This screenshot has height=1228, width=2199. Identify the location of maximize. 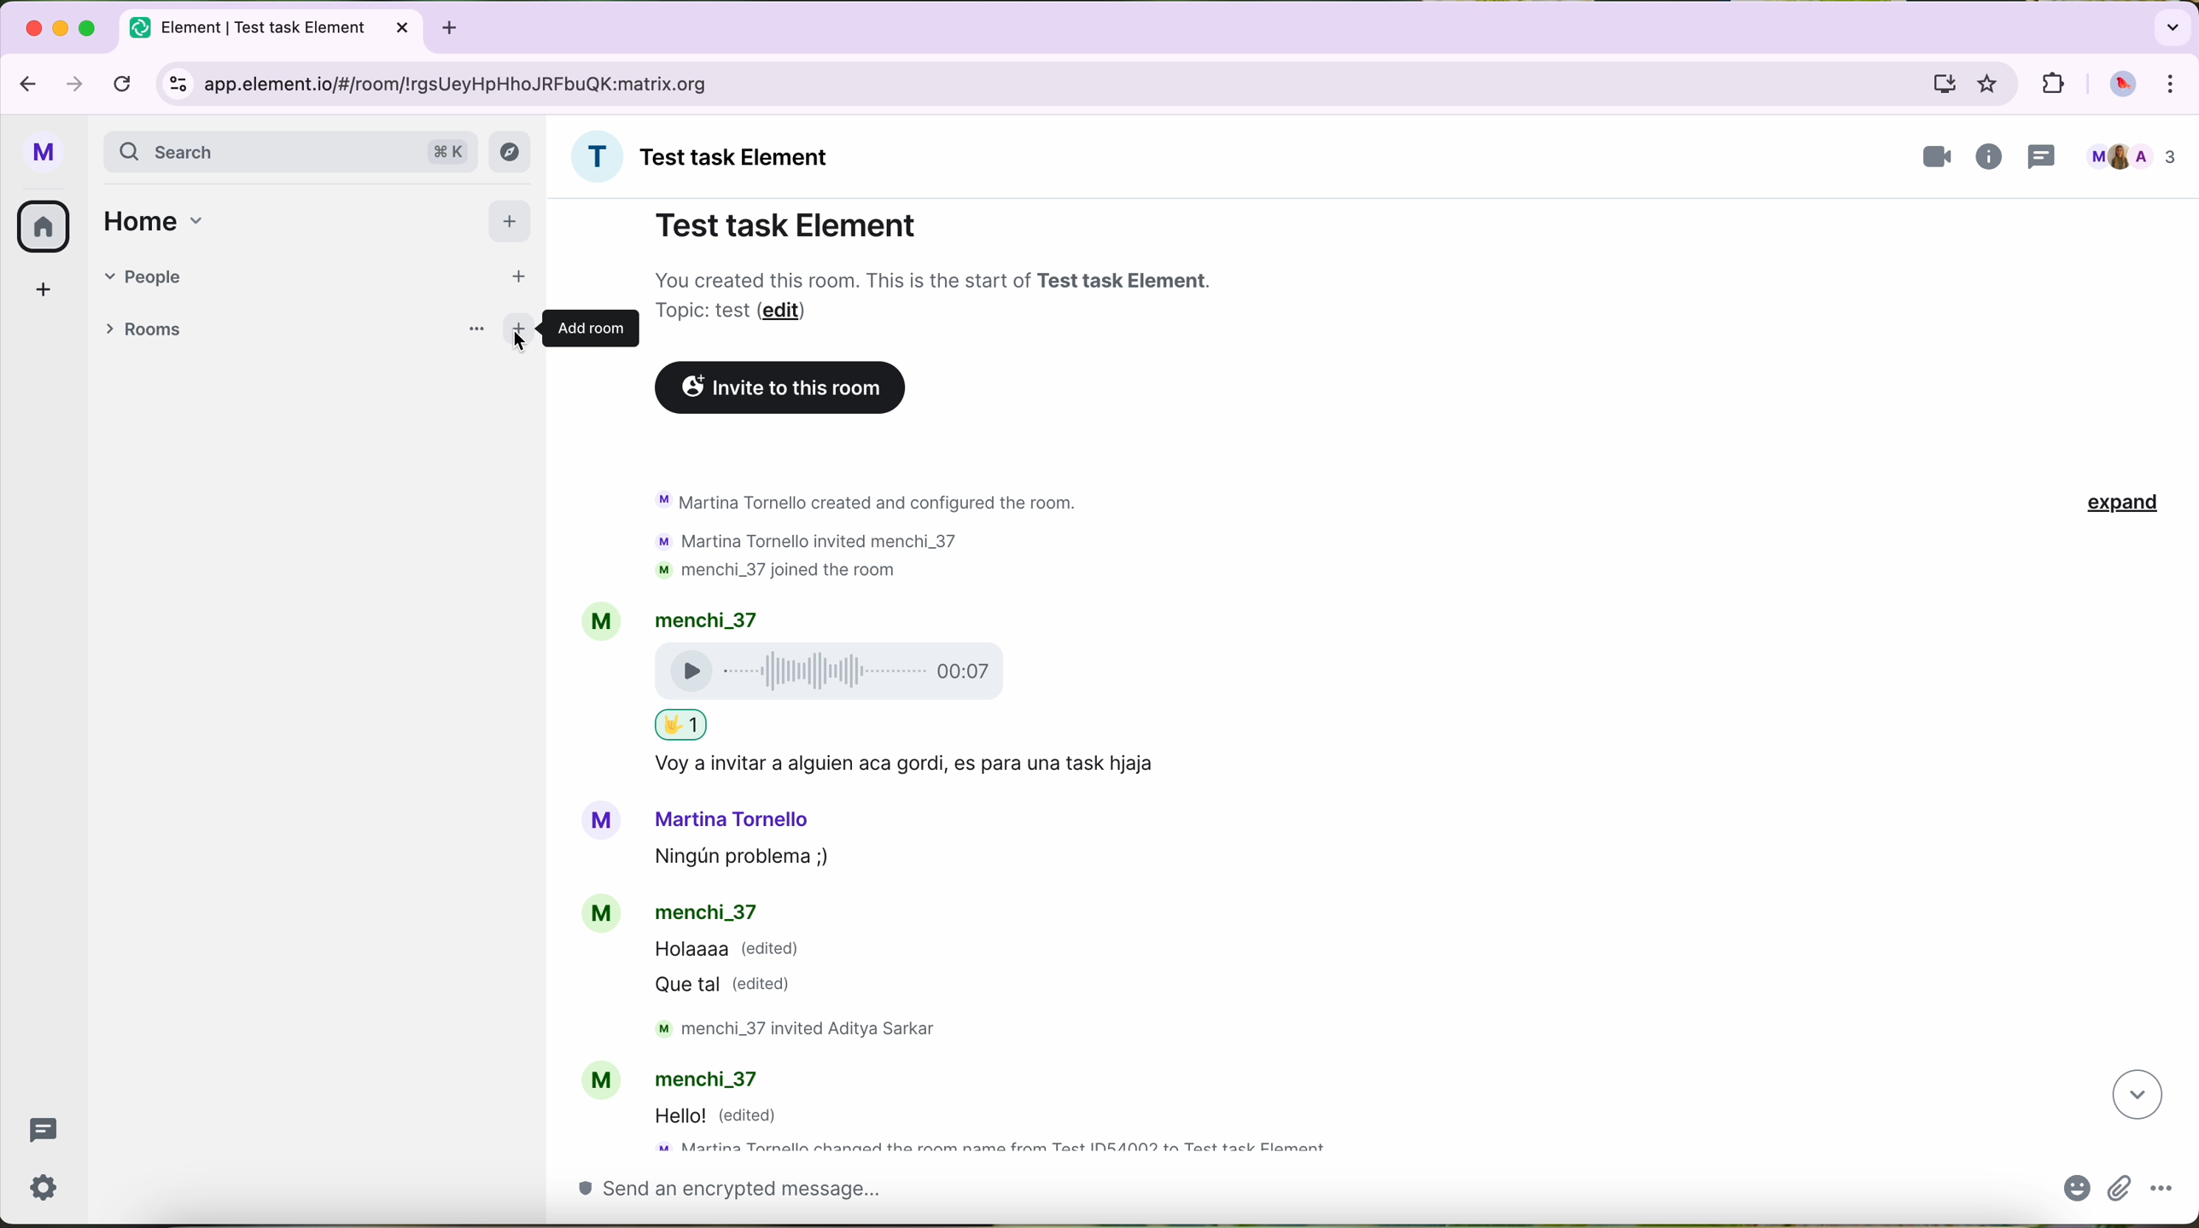
(89, 27).